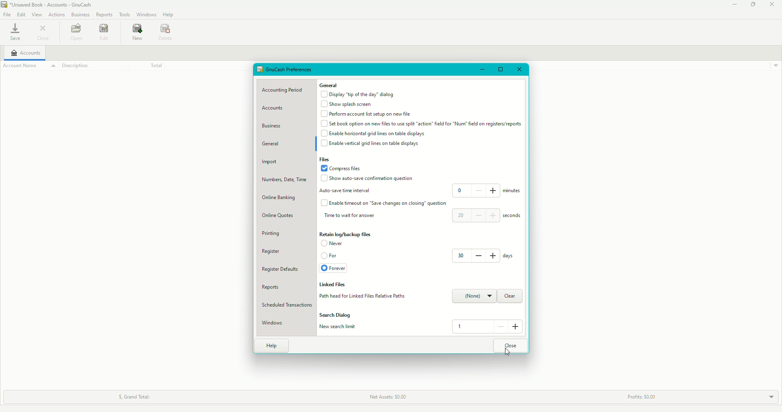 The width and height of the screenshot is (782, 412). What do you see at coordinates (14, 32) in the screenshot?
I see `save` at bounding box center [14, 32].